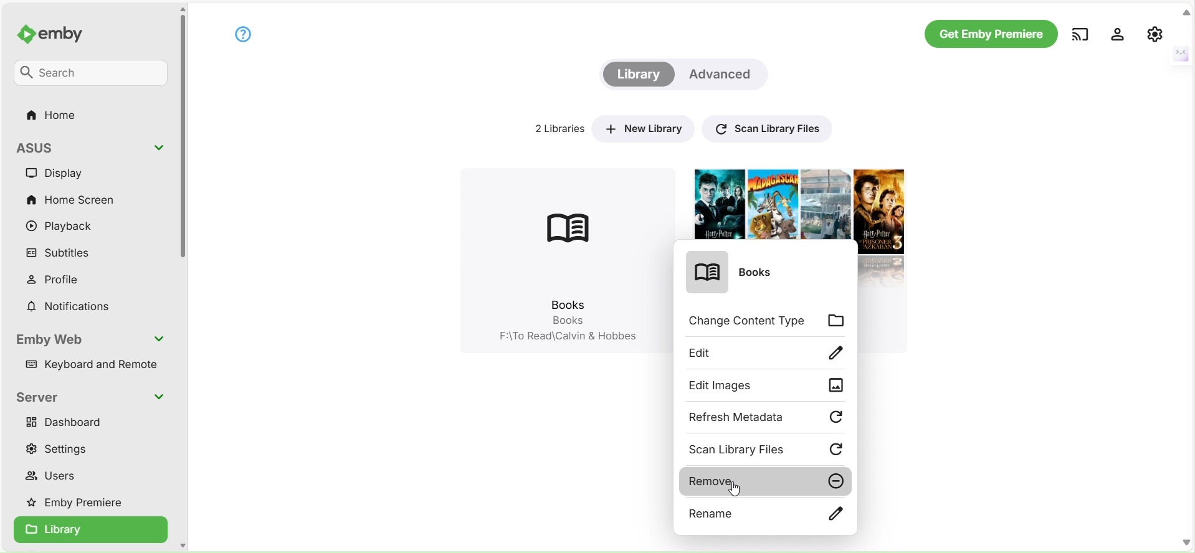 The width and height of the screenshot is (1195, 553). I want to click on Settings, so click(64, 448).